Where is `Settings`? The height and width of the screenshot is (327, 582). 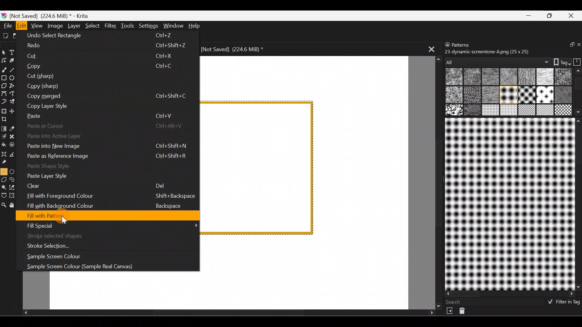
Settings is located at coordinates (148, 26).